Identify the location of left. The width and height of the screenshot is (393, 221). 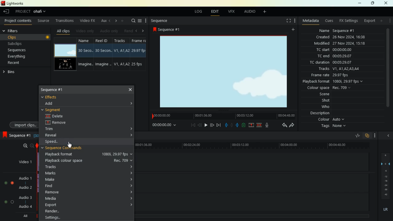
(110, 20).